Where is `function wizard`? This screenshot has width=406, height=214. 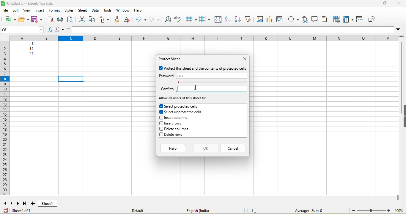 function wizard is located at coordinates (50, 30).